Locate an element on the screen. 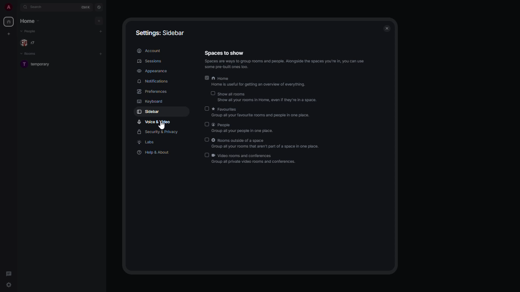  people is located at coordinates (30, 43).